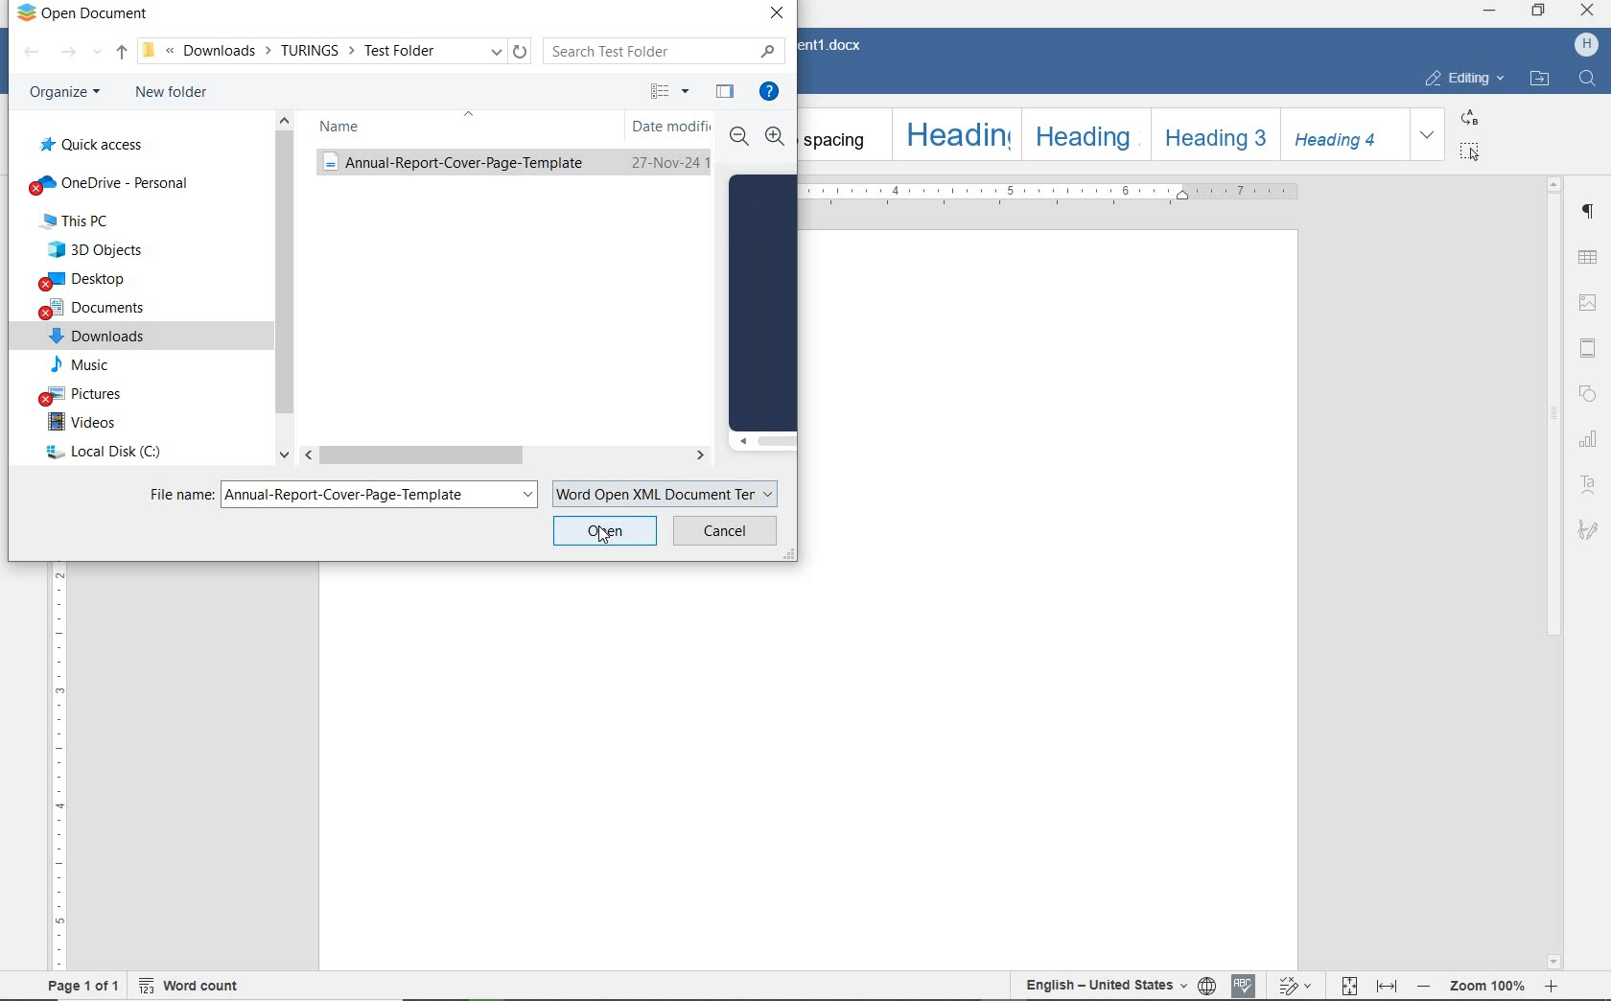 Image resolution: width=1611 pixels, height=1001 pixels. What do you see at coordinates (333, 52) in the screenshot?
I see `path` at bounding box center [333, 52].